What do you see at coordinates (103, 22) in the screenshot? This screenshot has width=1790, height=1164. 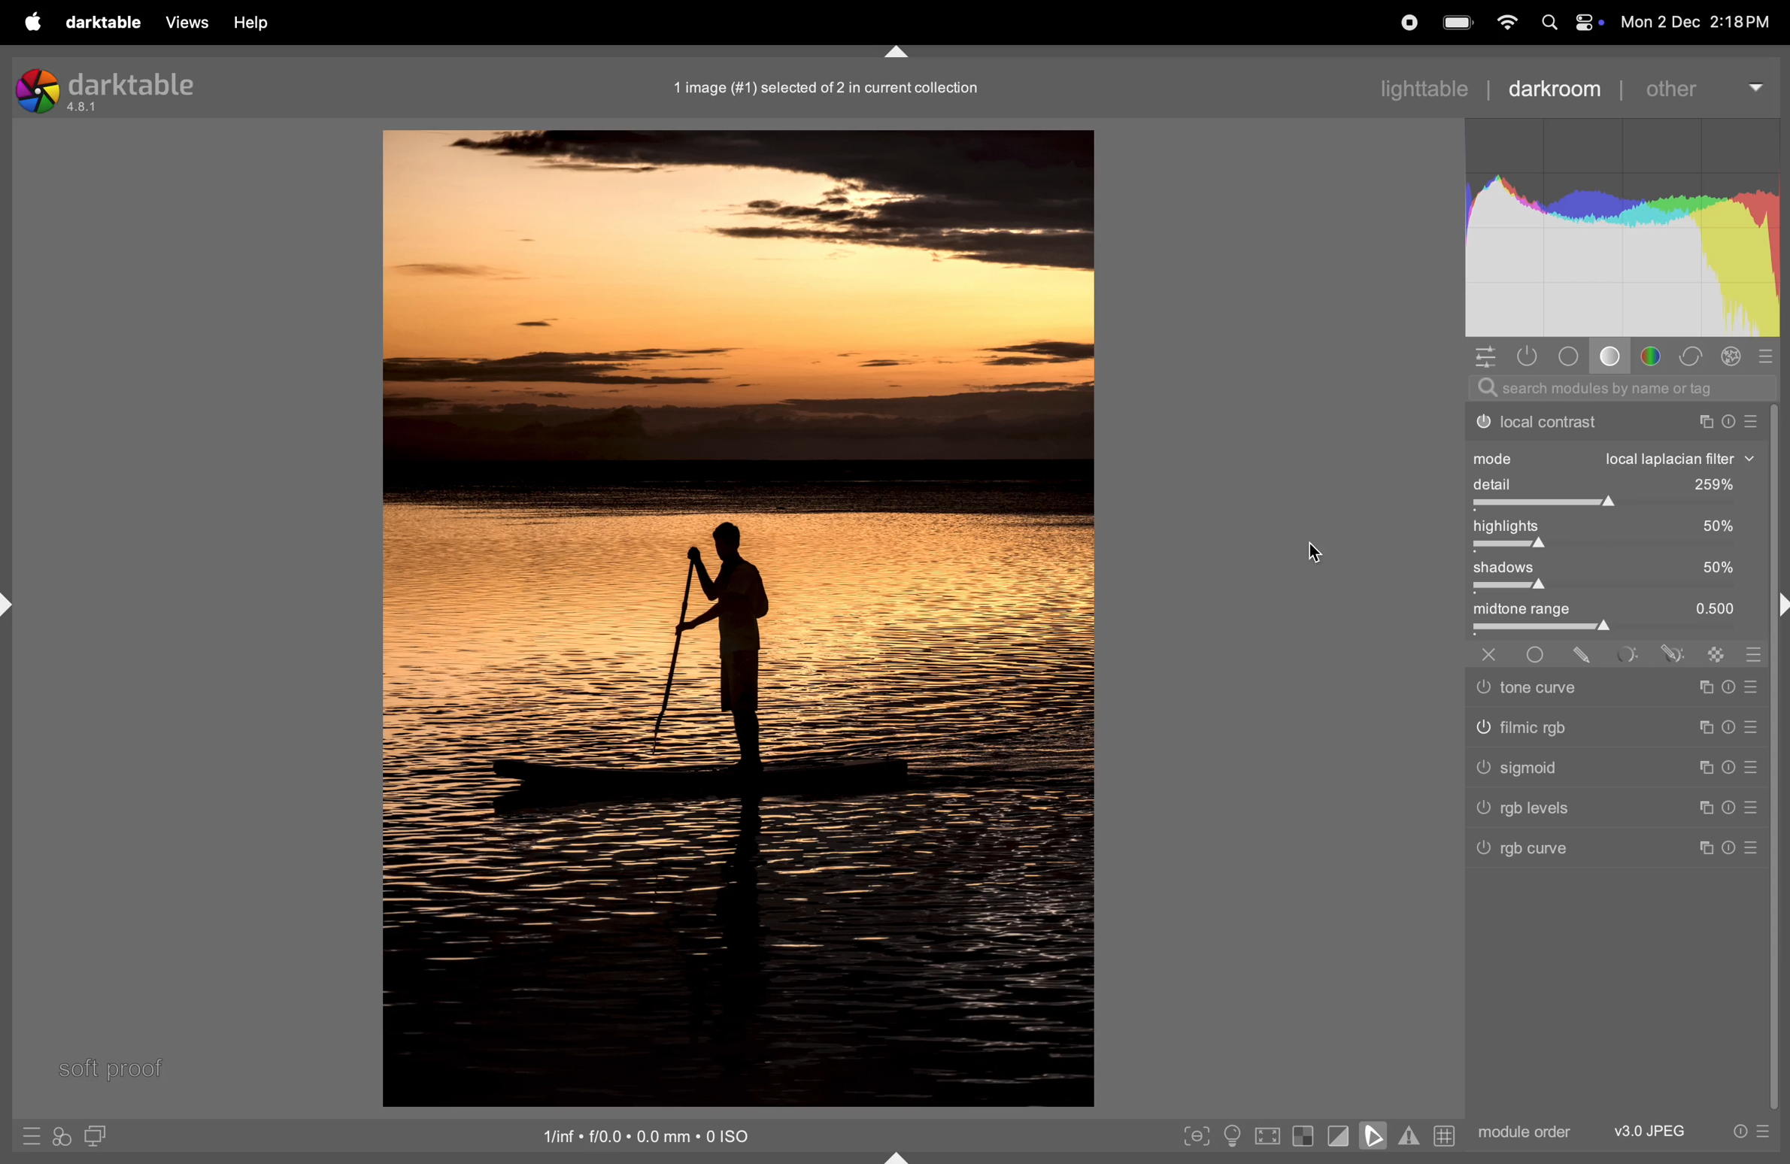 I see `darktable` at bounding box center [103, 22].